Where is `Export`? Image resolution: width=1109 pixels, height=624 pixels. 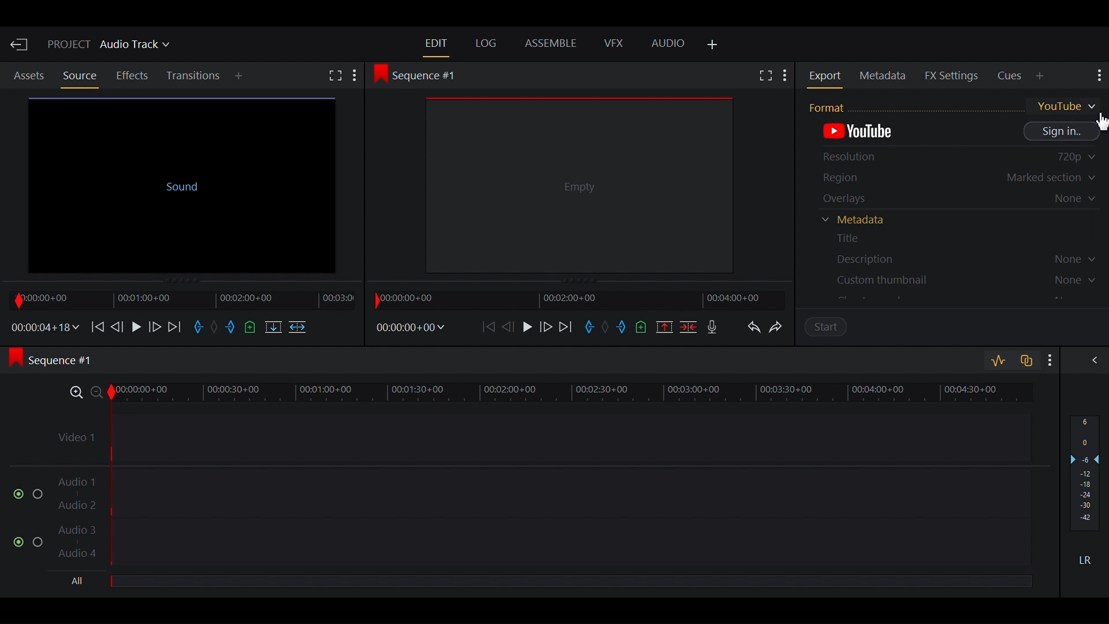
Export is located at coordinates (827, 76).